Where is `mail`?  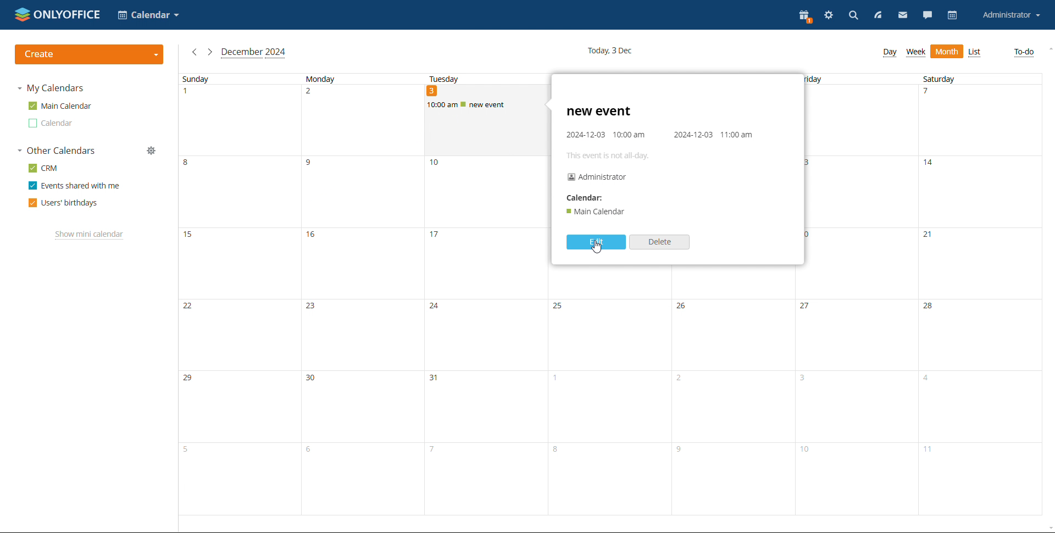
mail is located at coordinates (903, 15).